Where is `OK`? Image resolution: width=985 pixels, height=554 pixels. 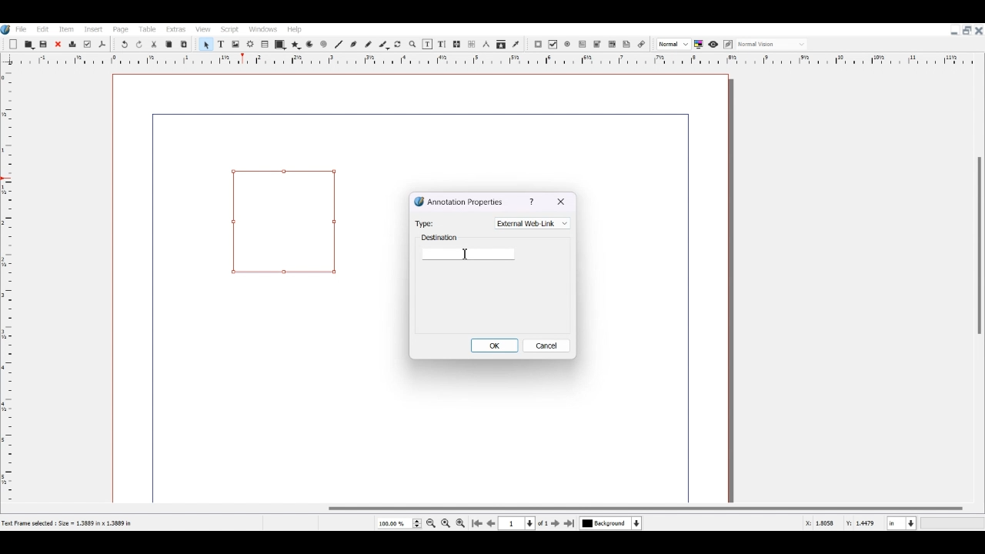 OK is located at coordinates (496, 345).